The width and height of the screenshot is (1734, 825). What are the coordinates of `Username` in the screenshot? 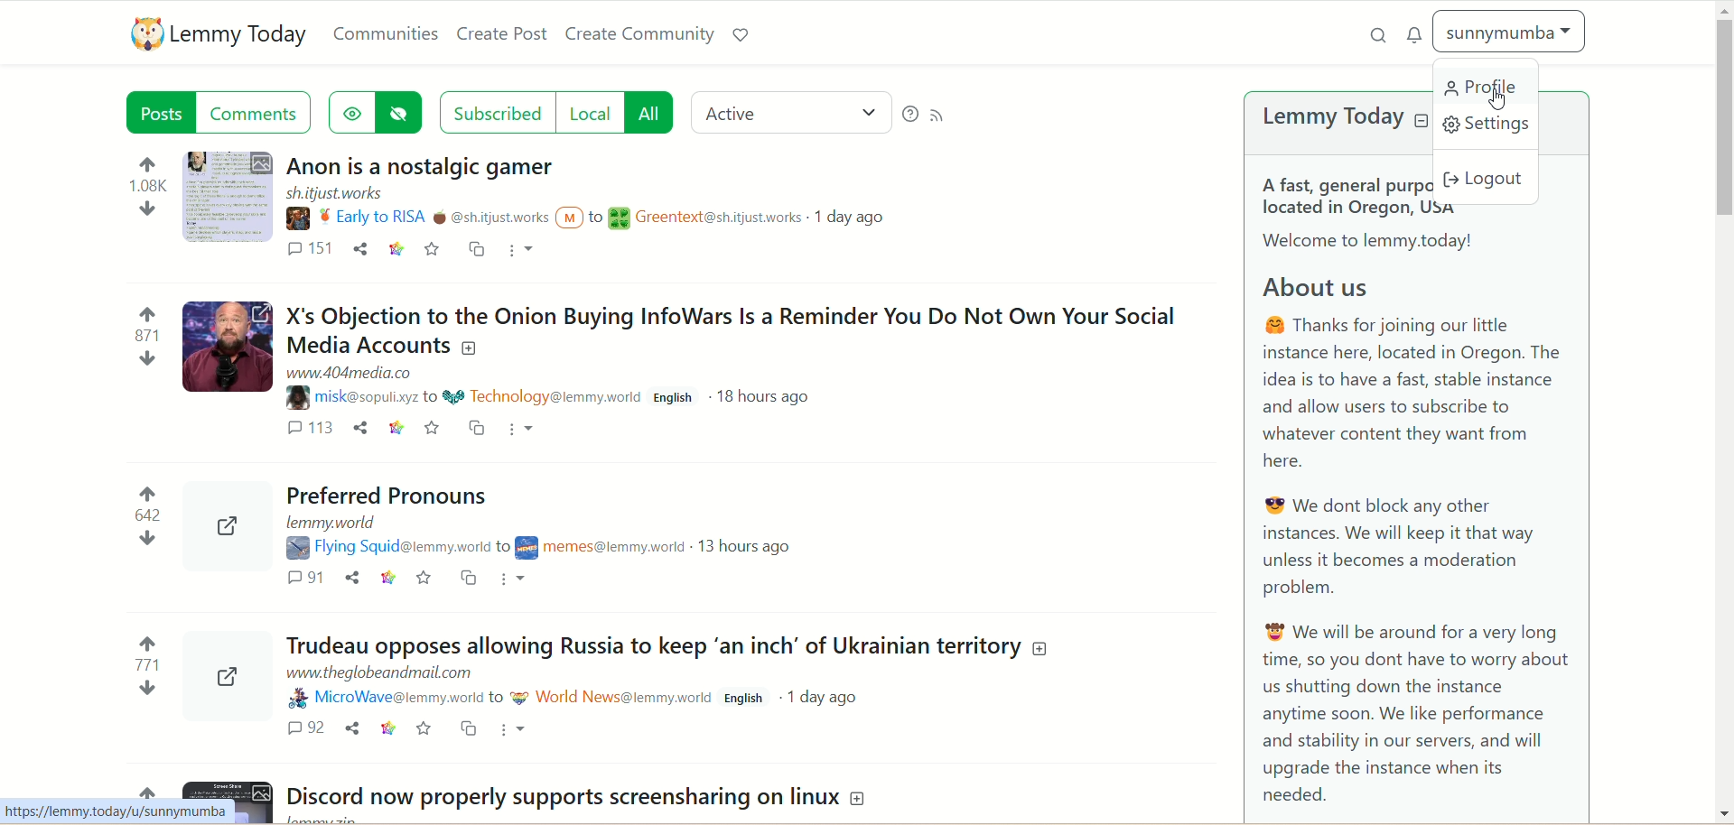 It's located at (420, 218).